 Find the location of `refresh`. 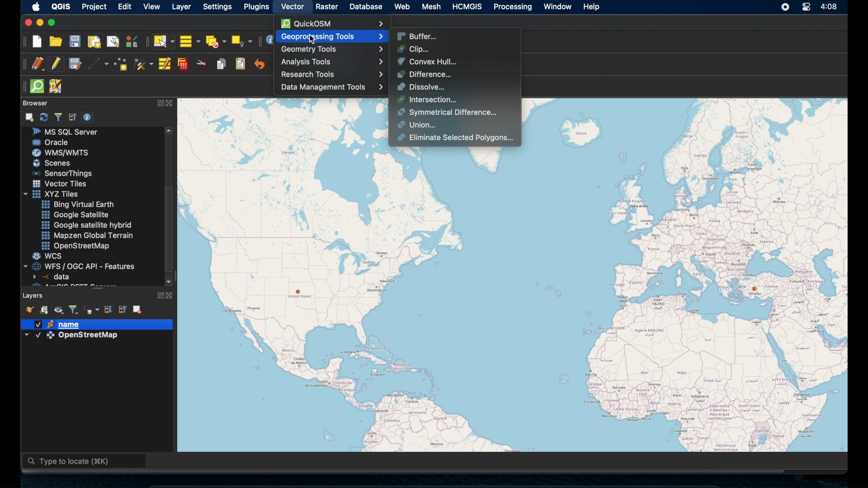

refresh is located at coordinates (44, 116).